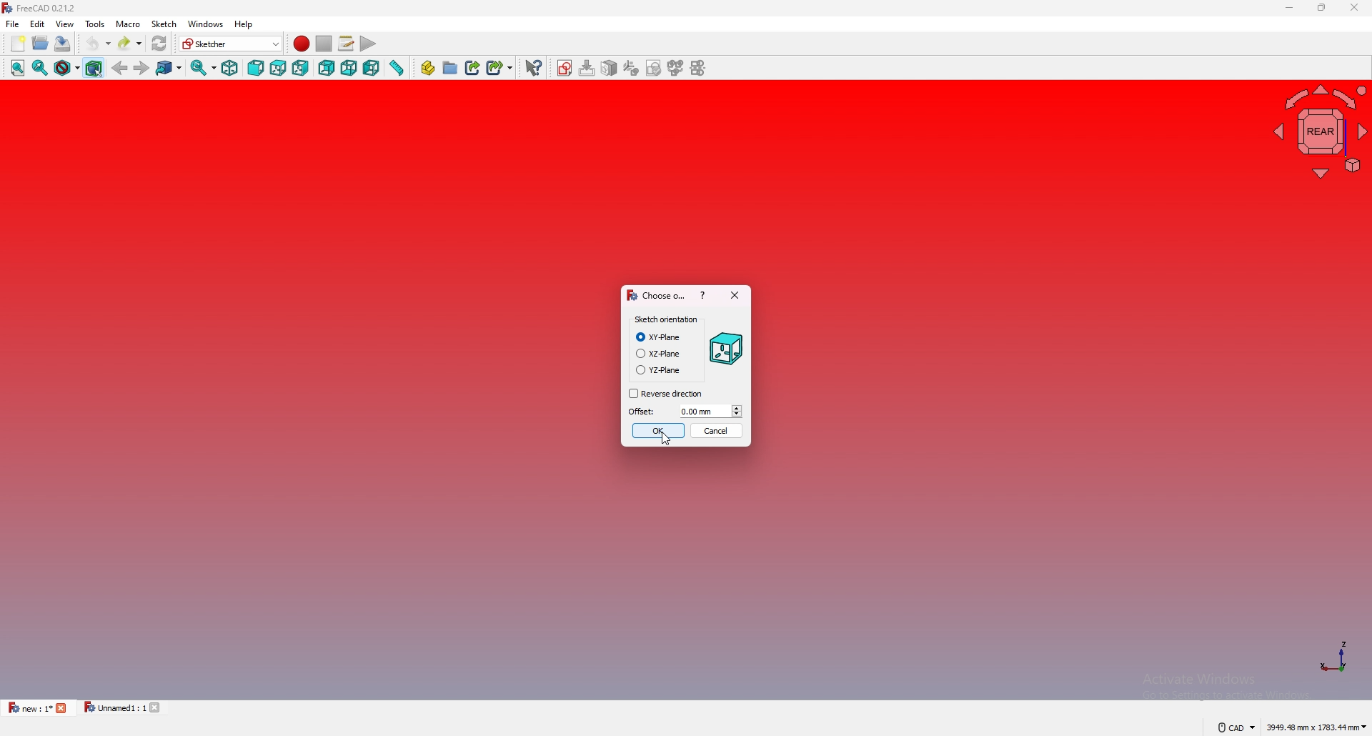 Image resolution: width=1372 pixels, height=736 pixels. Describe the element at coordinates (657, 430) in the screenshot. I see `ok` at that location.